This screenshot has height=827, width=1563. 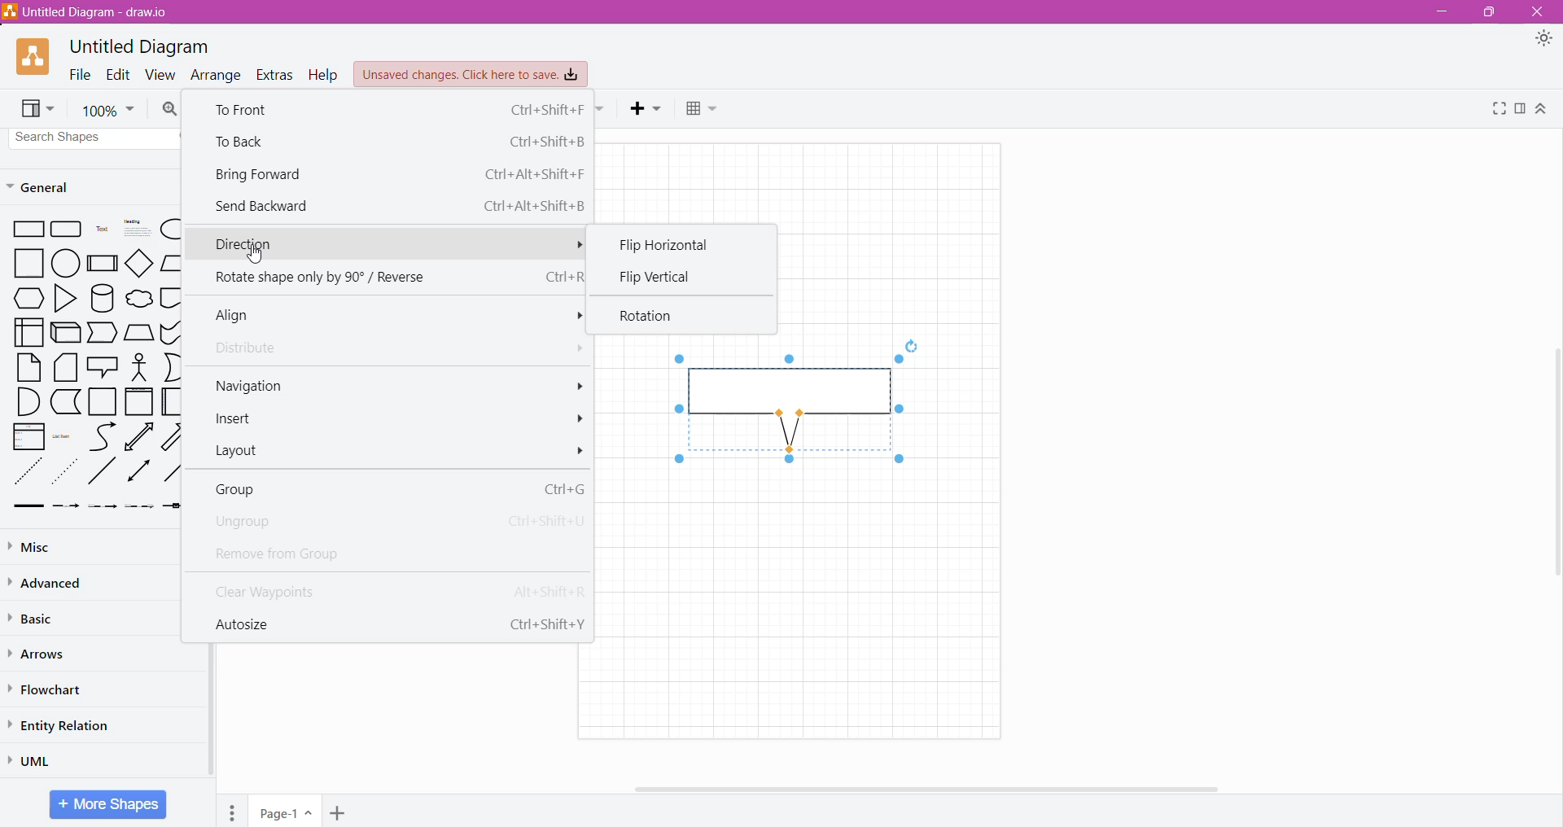 What do you see at coordinates (173, 367) in the screenshot?
I see `Half Circle` at bounding box center [173, 367].